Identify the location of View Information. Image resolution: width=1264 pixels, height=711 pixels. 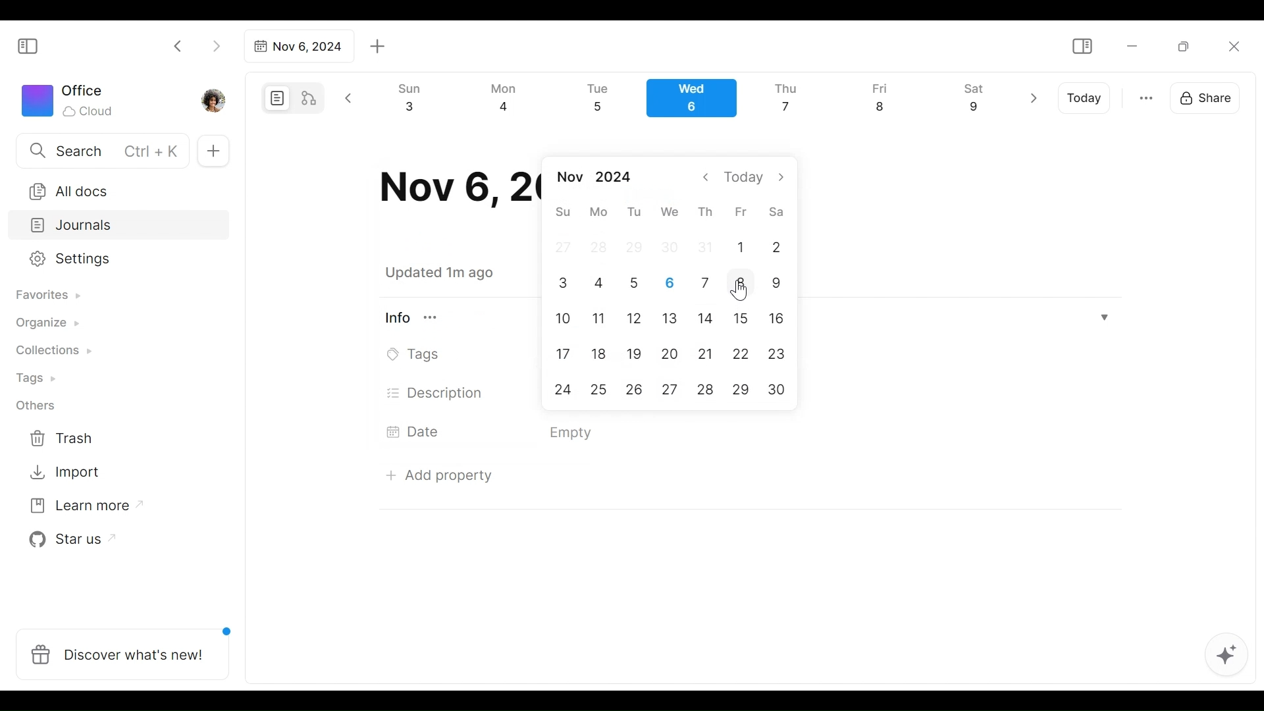
(419, 317).